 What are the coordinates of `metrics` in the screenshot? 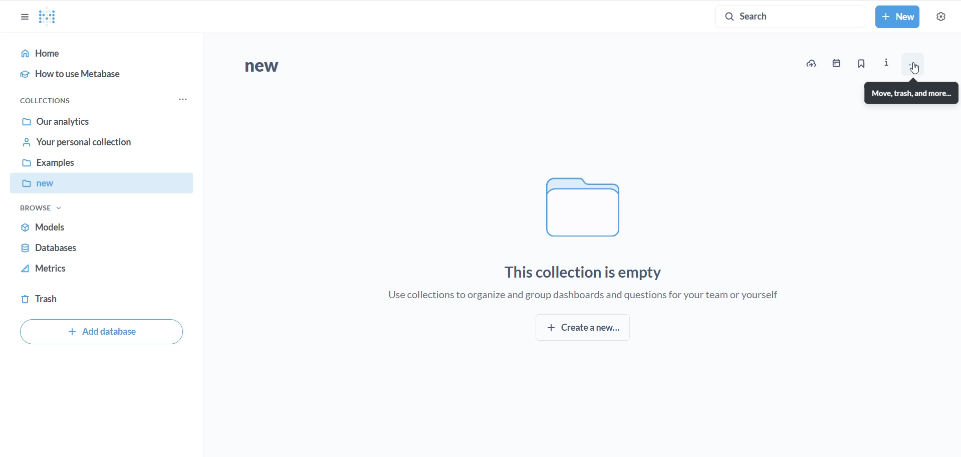 It's located at (74, 271).